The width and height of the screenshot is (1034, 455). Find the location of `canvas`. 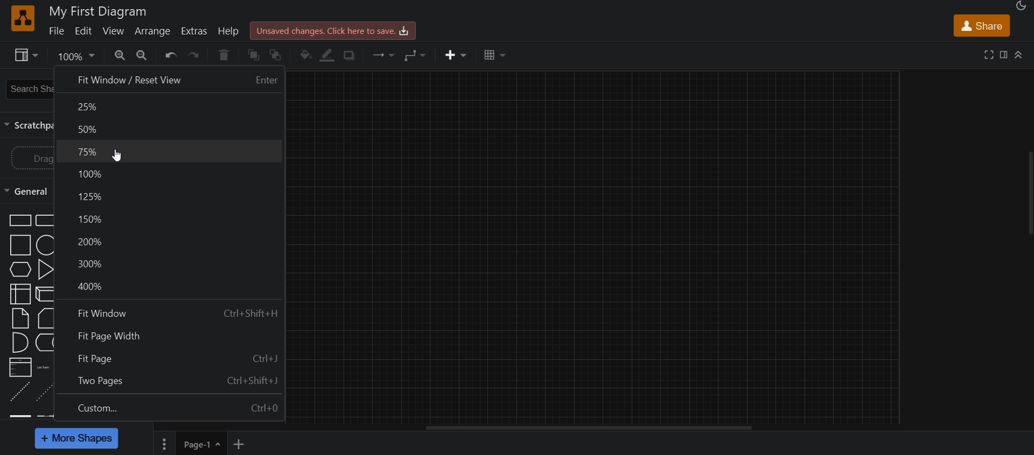

canvas is located at coordinates (602, 247).